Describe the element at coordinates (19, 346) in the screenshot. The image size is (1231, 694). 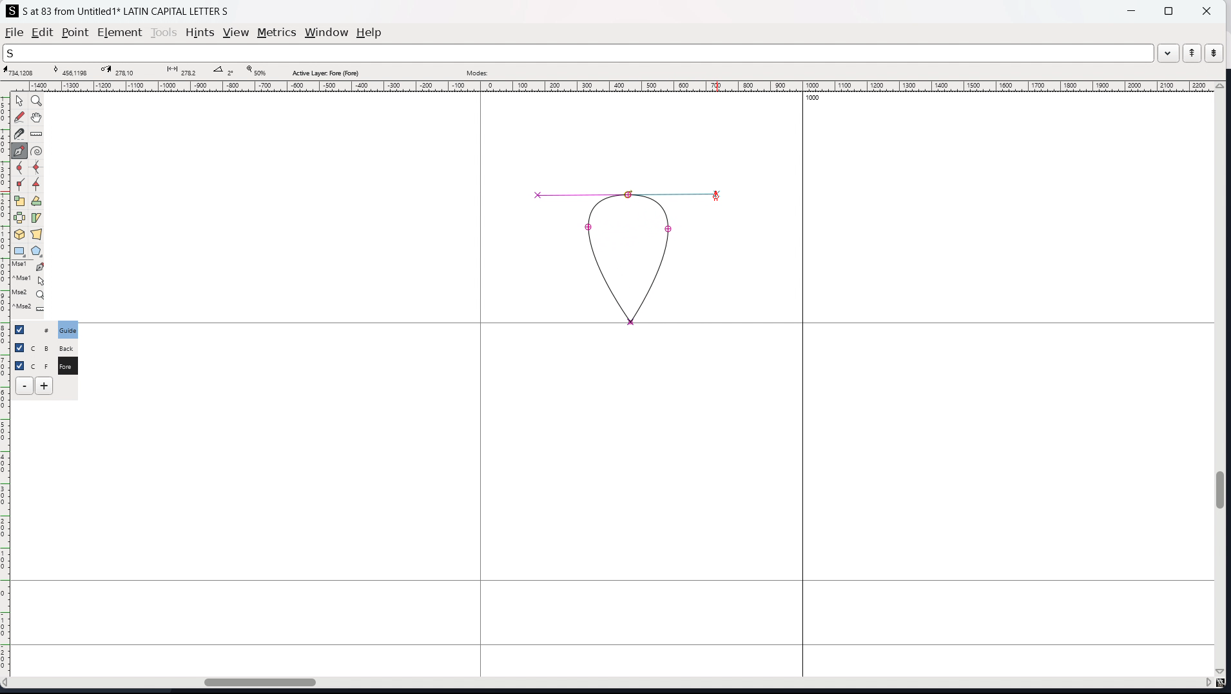
I see `checkbox` at that location.